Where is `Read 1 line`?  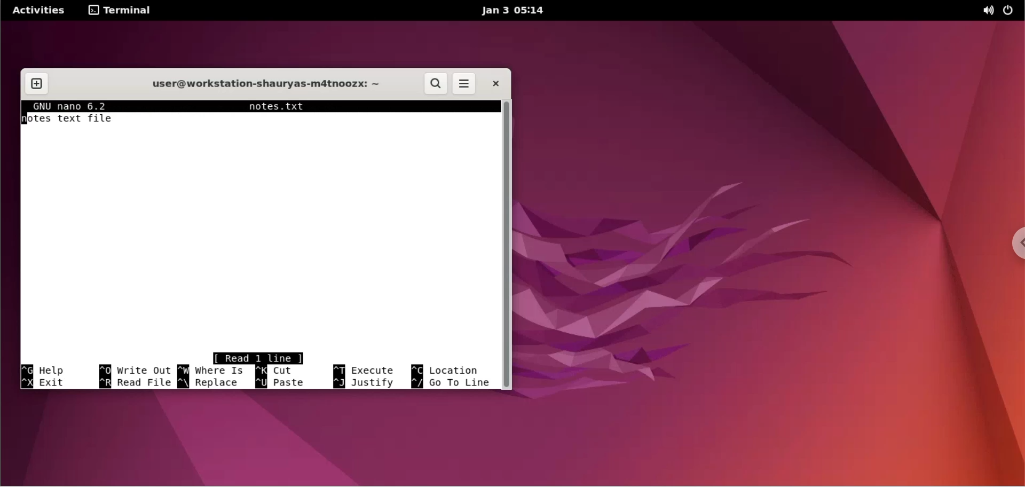
Read 1 line is located at coordinates (257, 358).